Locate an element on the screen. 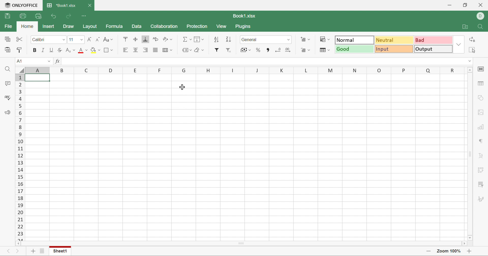  font dropdown is located at coordinates (63, 40).